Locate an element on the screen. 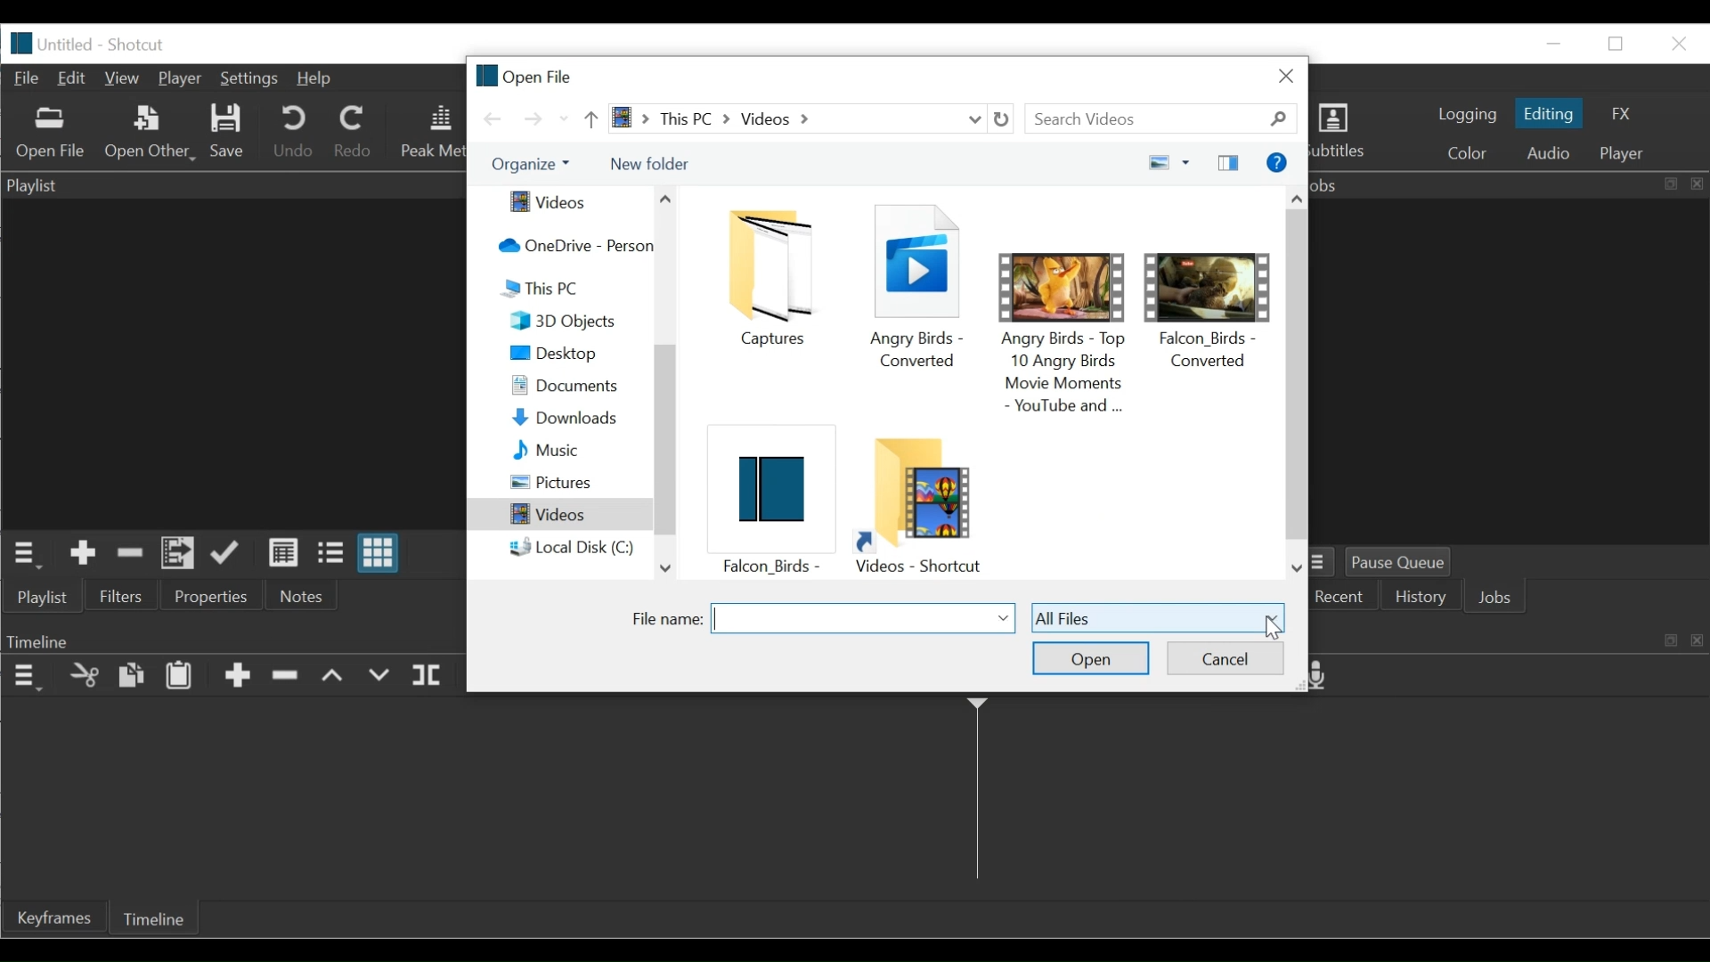 The height and width of the screenshot is (962, 1710). Settings is located at coordinates (249, 80).